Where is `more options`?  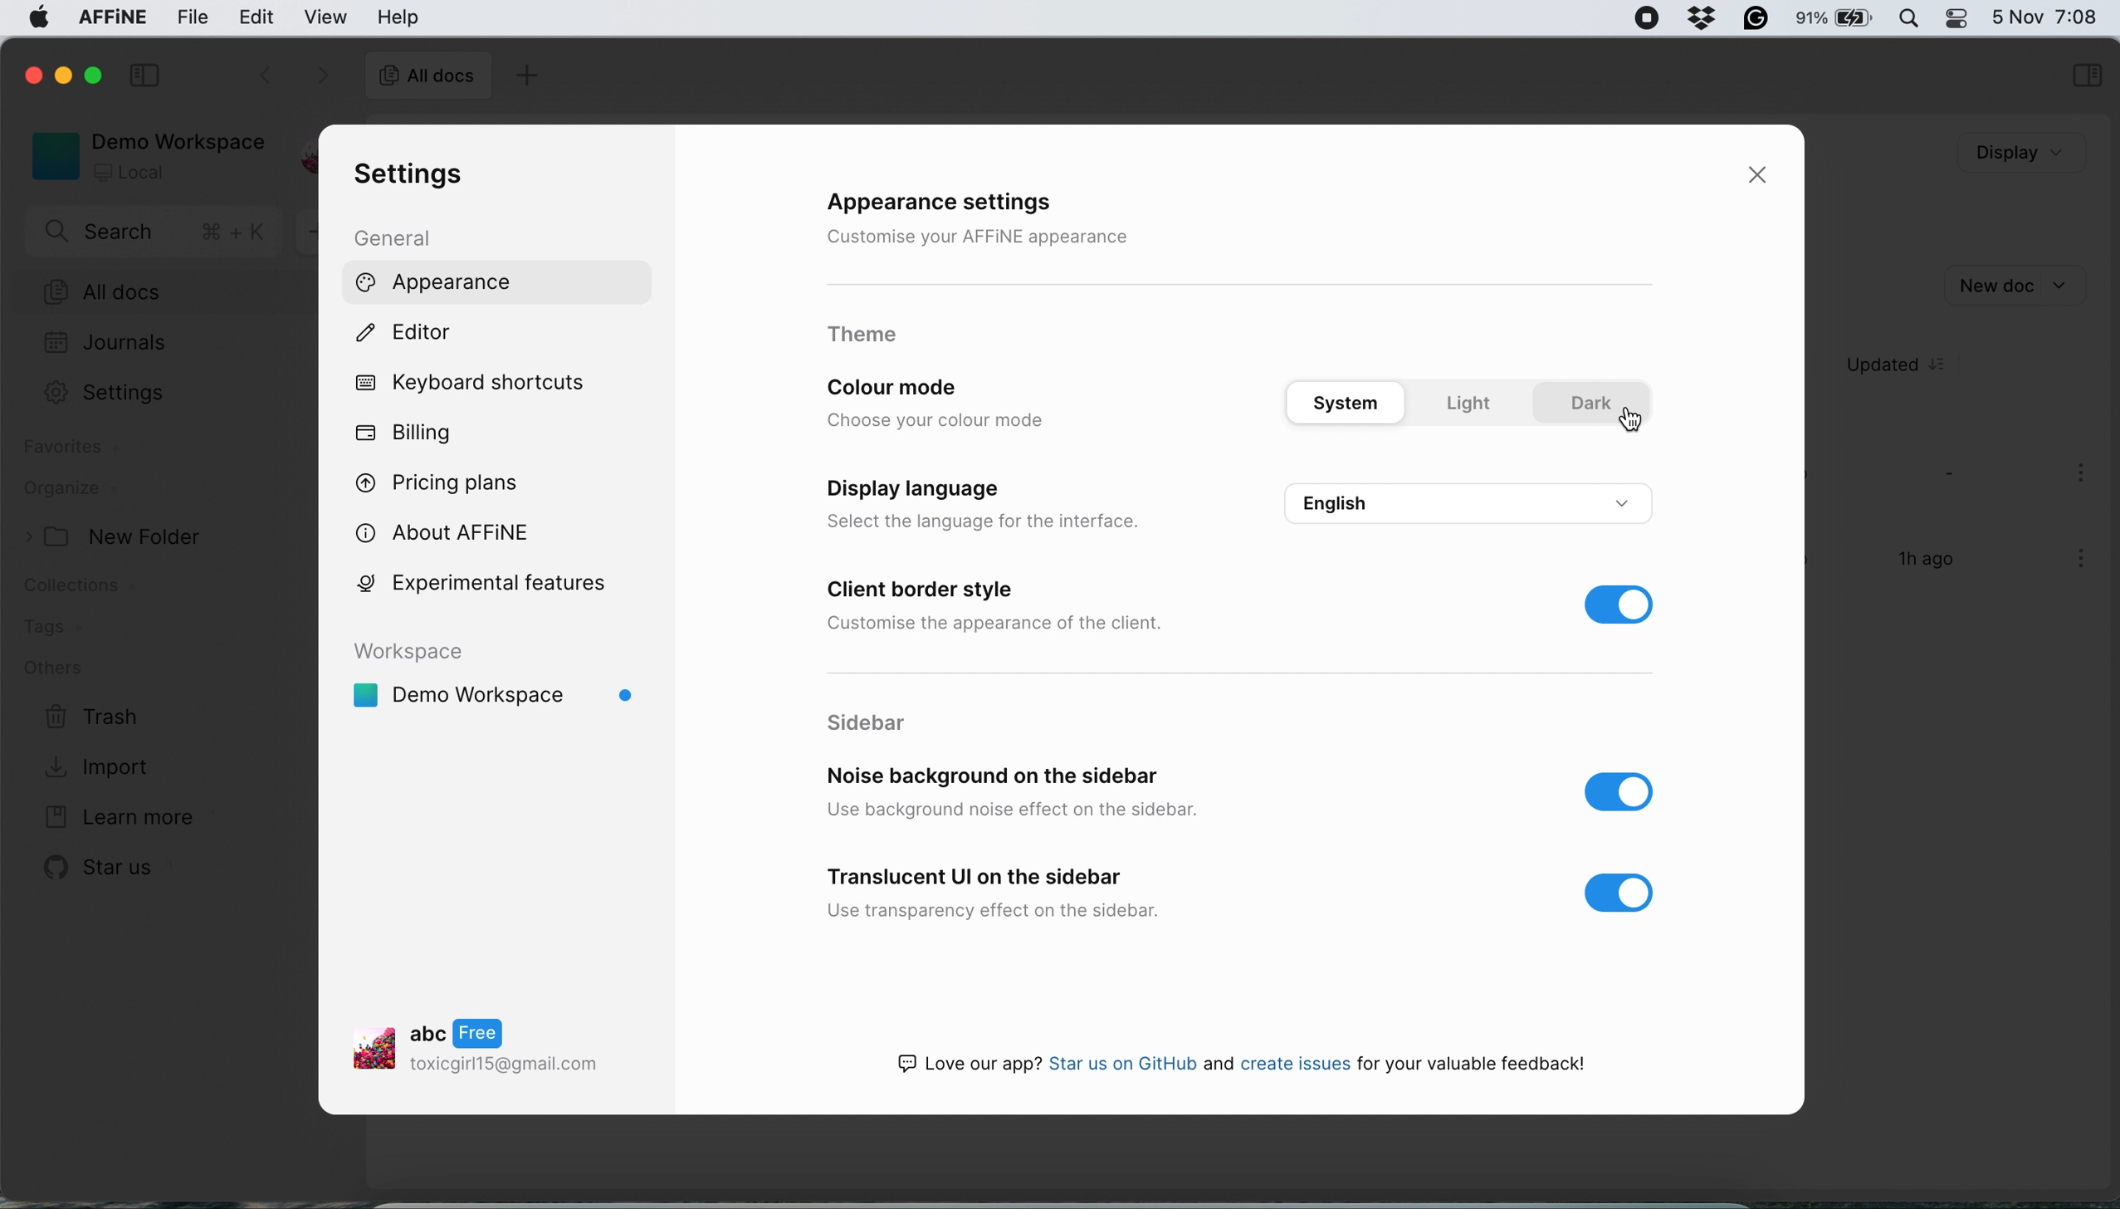 more options is located at coordinates (2073, 563).